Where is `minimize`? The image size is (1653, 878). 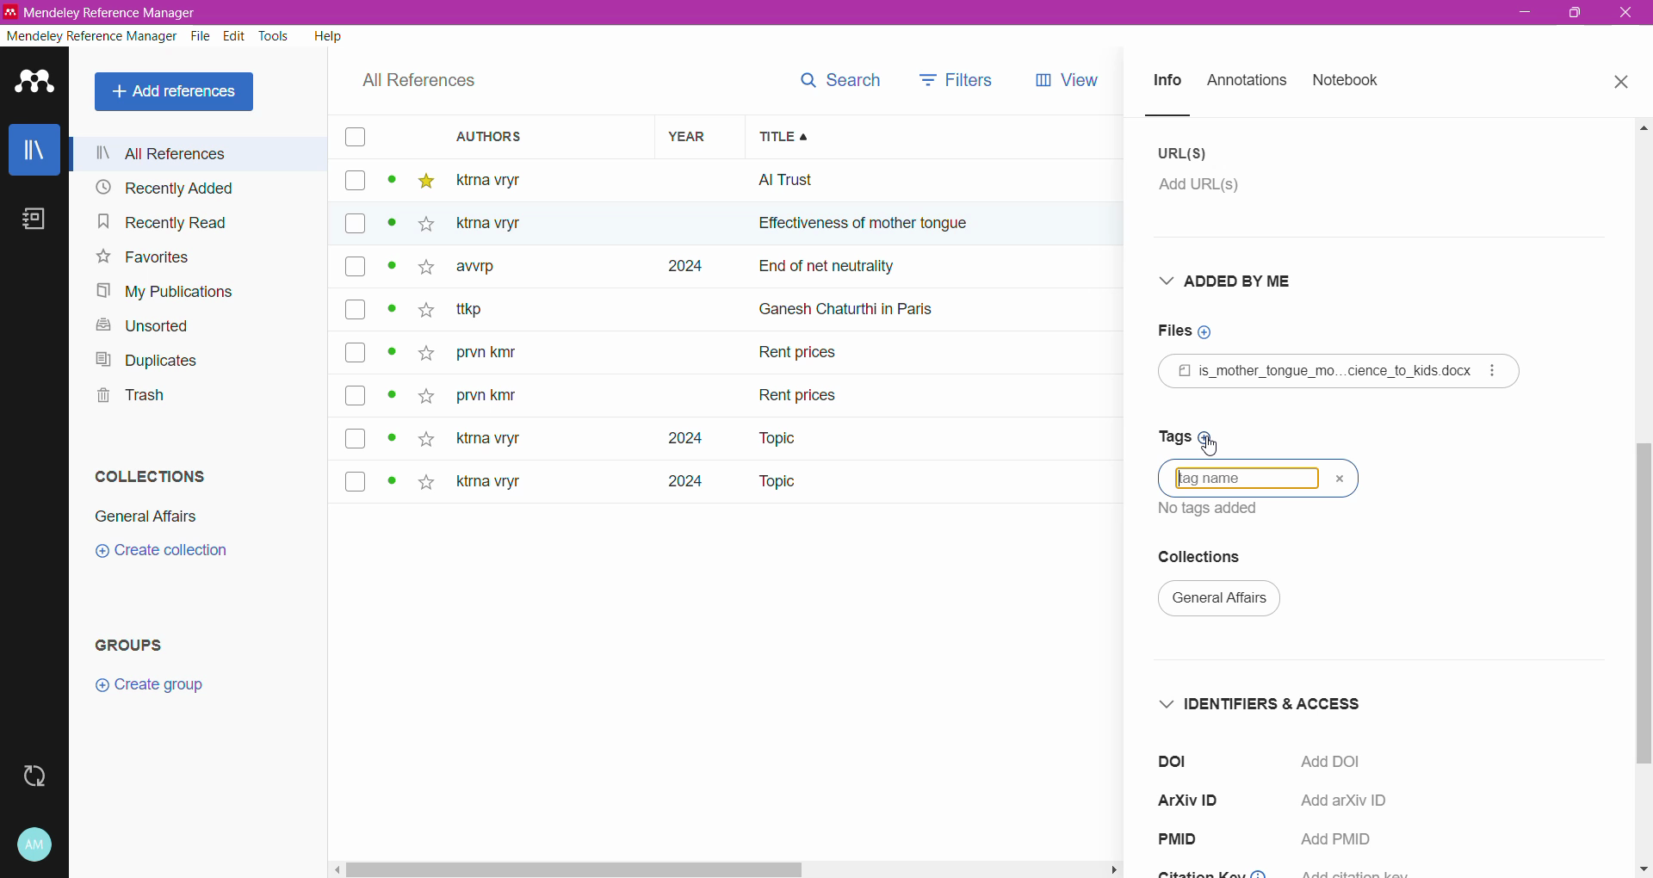
minimize is located at coordinates (1527, 15).